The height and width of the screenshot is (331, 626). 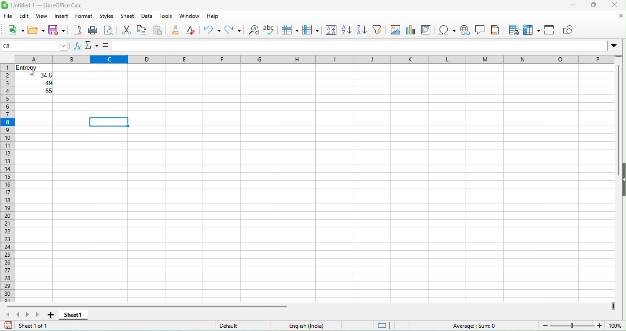 I want to click on height, so click(x=622, y=180).